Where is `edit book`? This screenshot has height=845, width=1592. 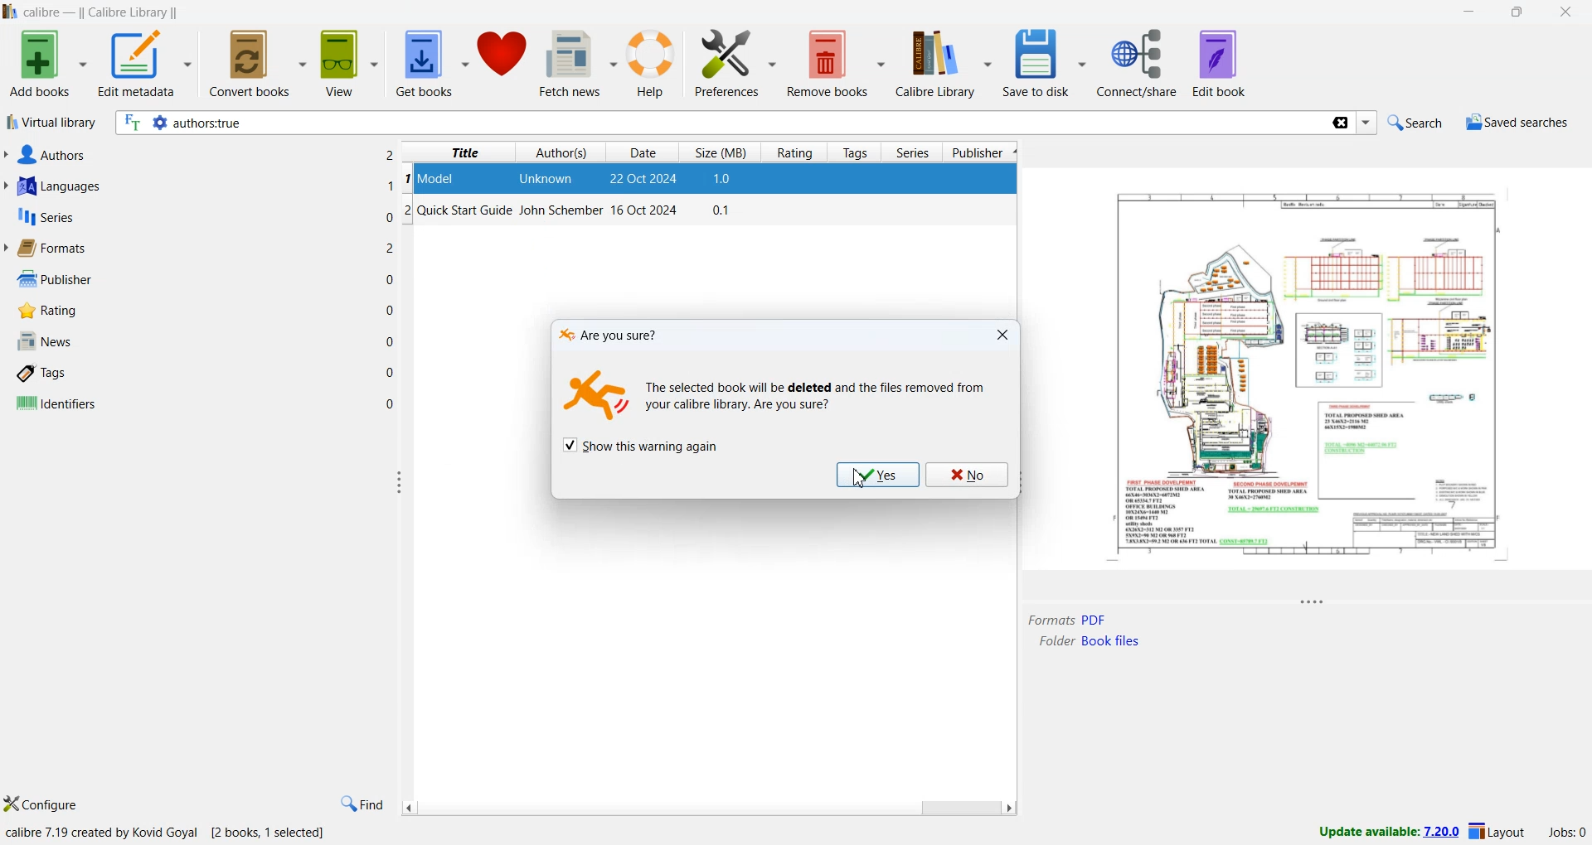
edit book is located at coordinates (1220, 63).